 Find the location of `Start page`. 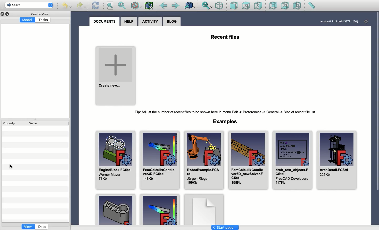

Start page is located at coordinates (226, 227).